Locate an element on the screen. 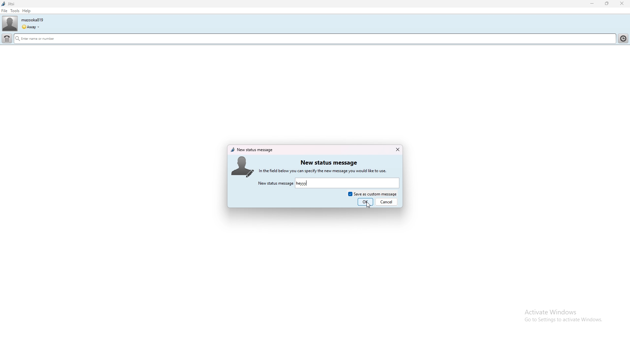 The image size is (630, 339). ok is located at coordinates (365, 202).